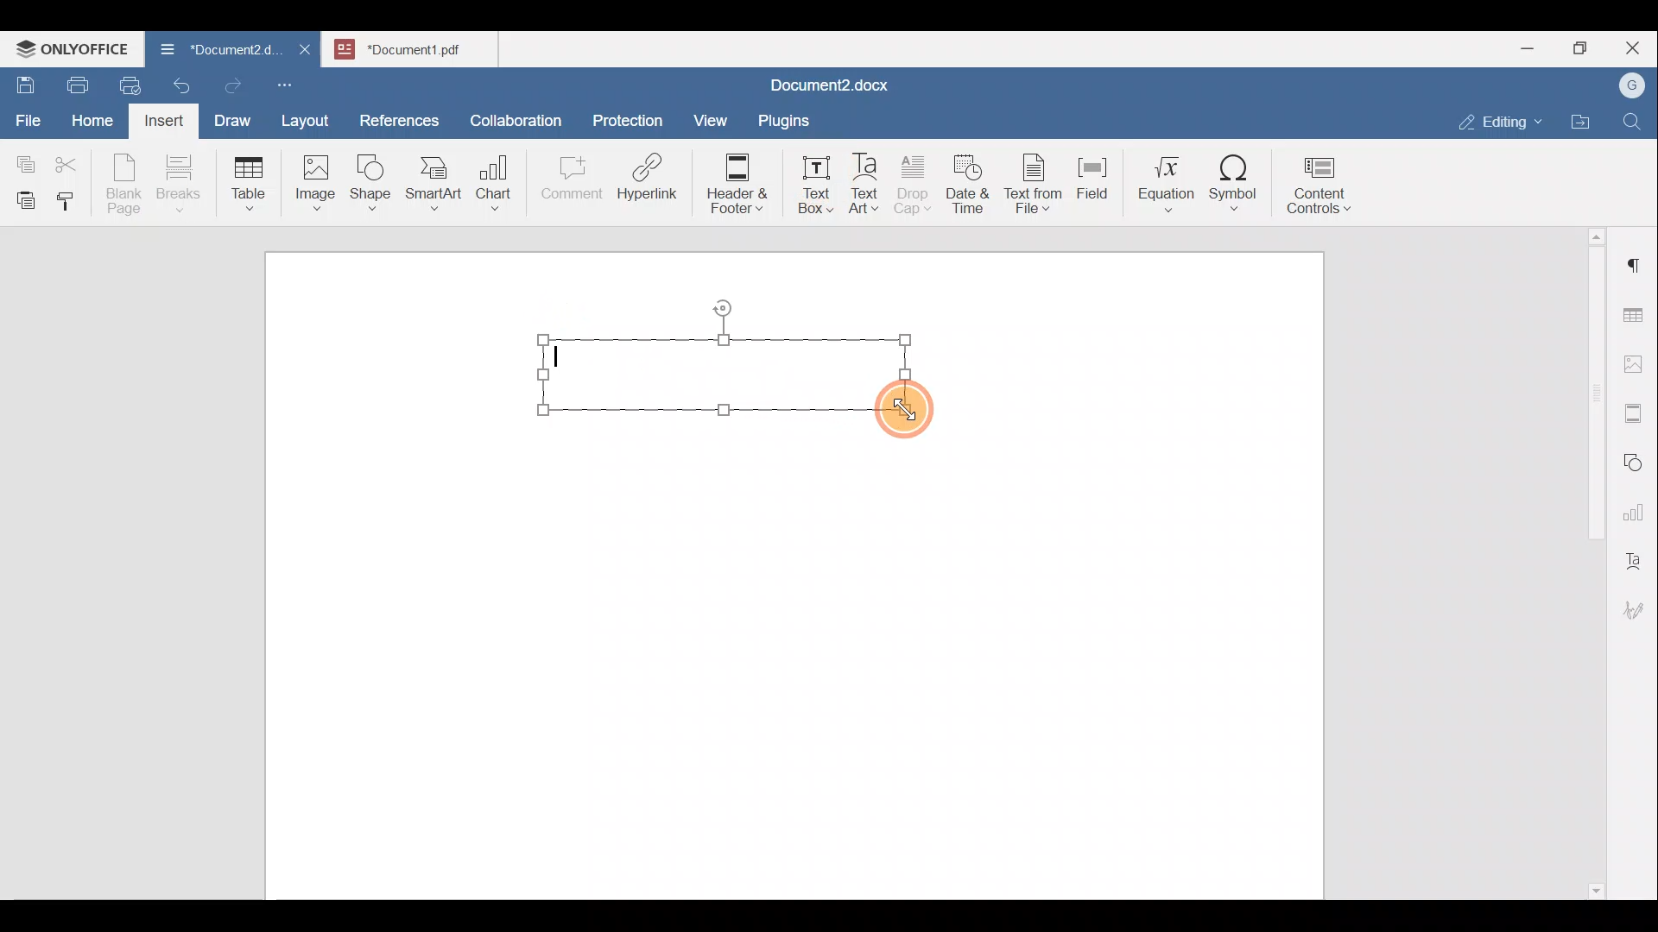  I want to click on Symbol, so click(1234, 188).